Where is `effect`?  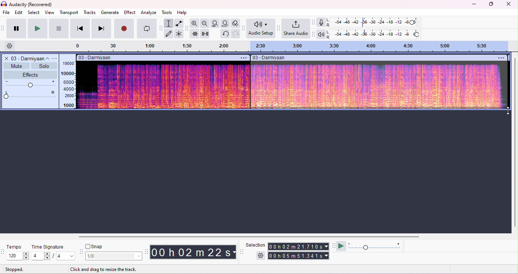
effect is located at coordinates (130, 13).